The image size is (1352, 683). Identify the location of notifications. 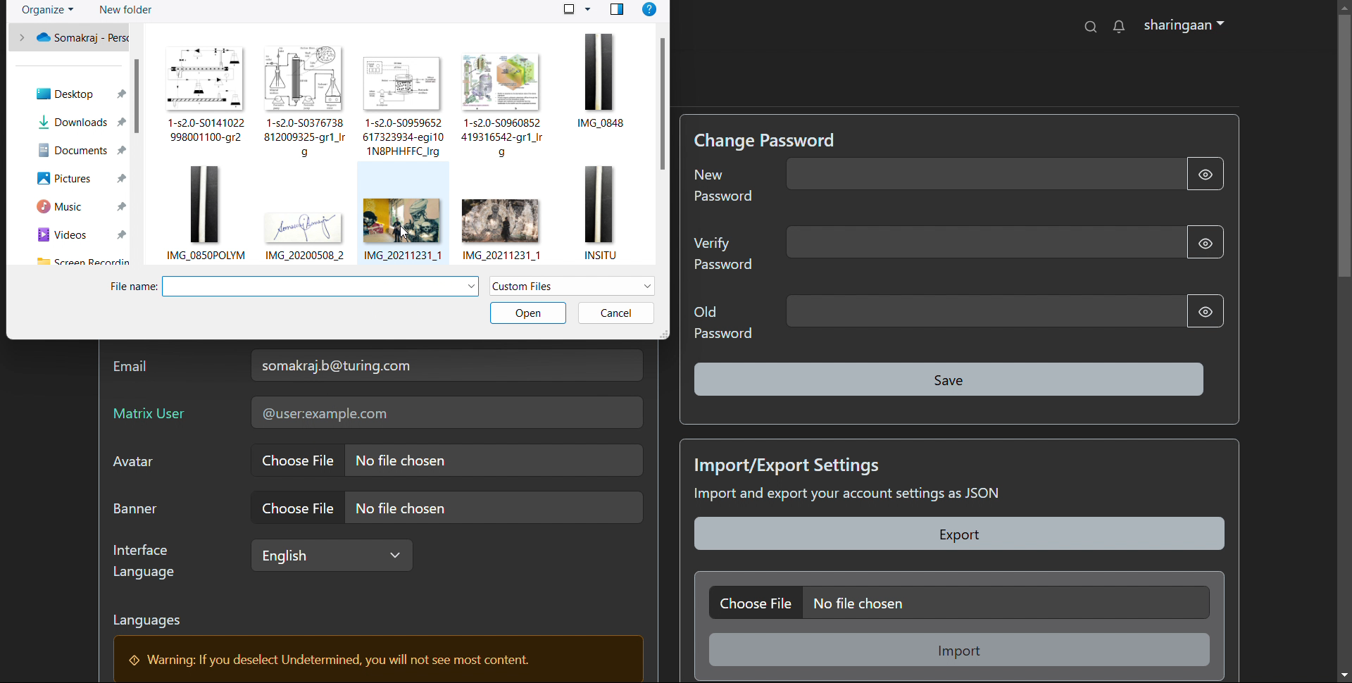
(1118, 26).